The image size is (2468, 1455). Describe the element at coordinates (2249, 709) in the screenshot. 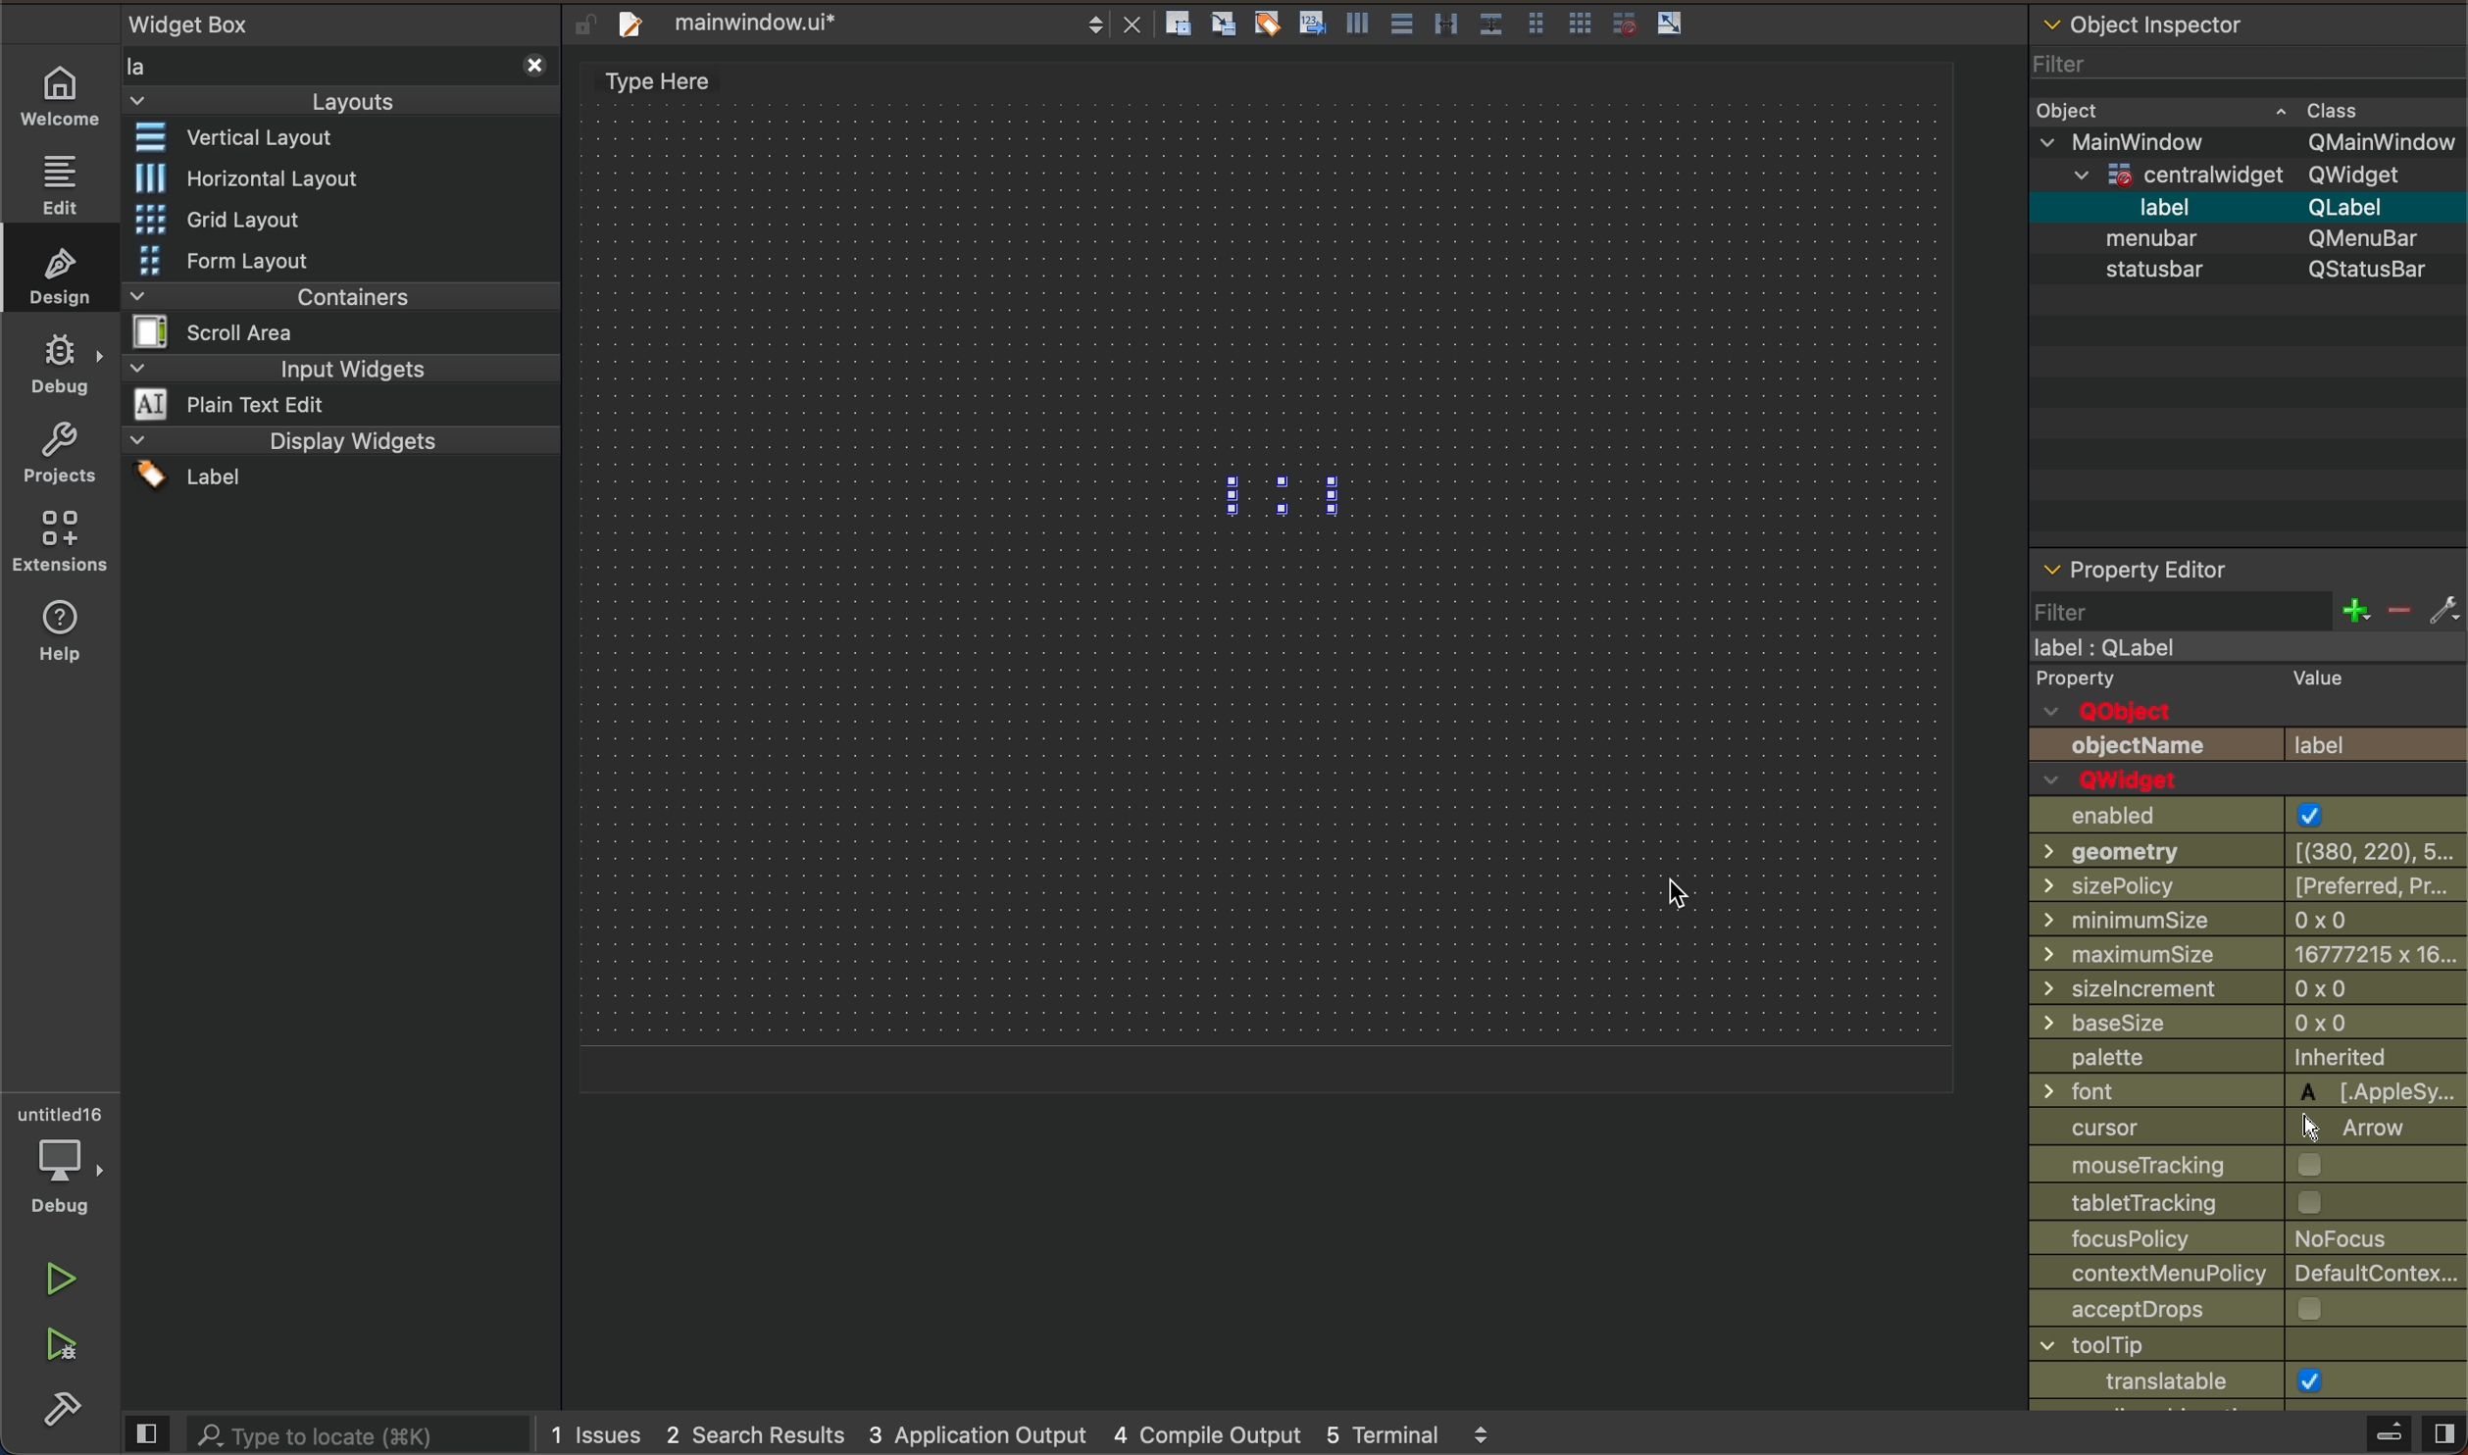

I see `Qobject` at that location.